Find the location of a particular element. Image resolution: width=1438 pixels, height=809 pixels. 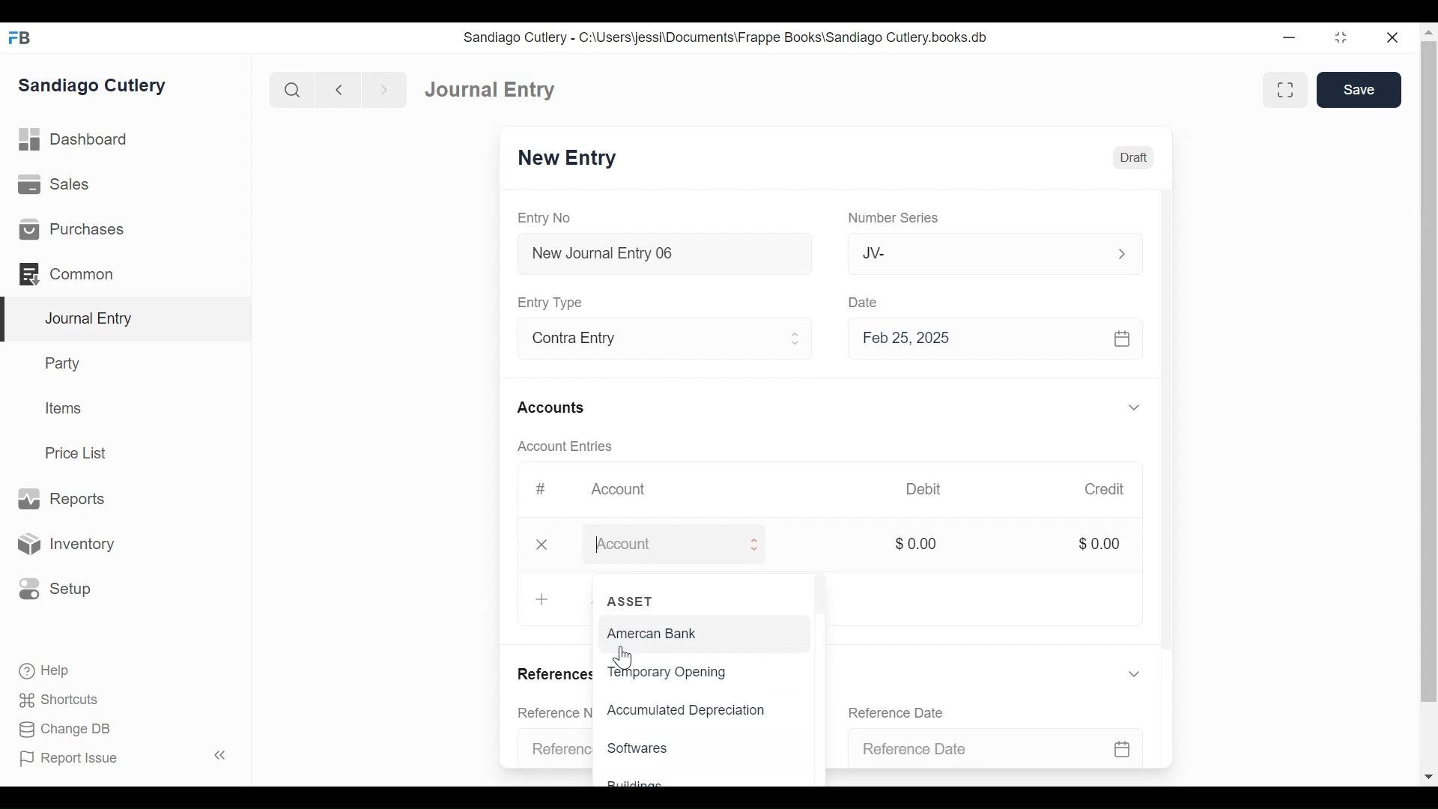

Expand is located at coordinates (1120, 254).